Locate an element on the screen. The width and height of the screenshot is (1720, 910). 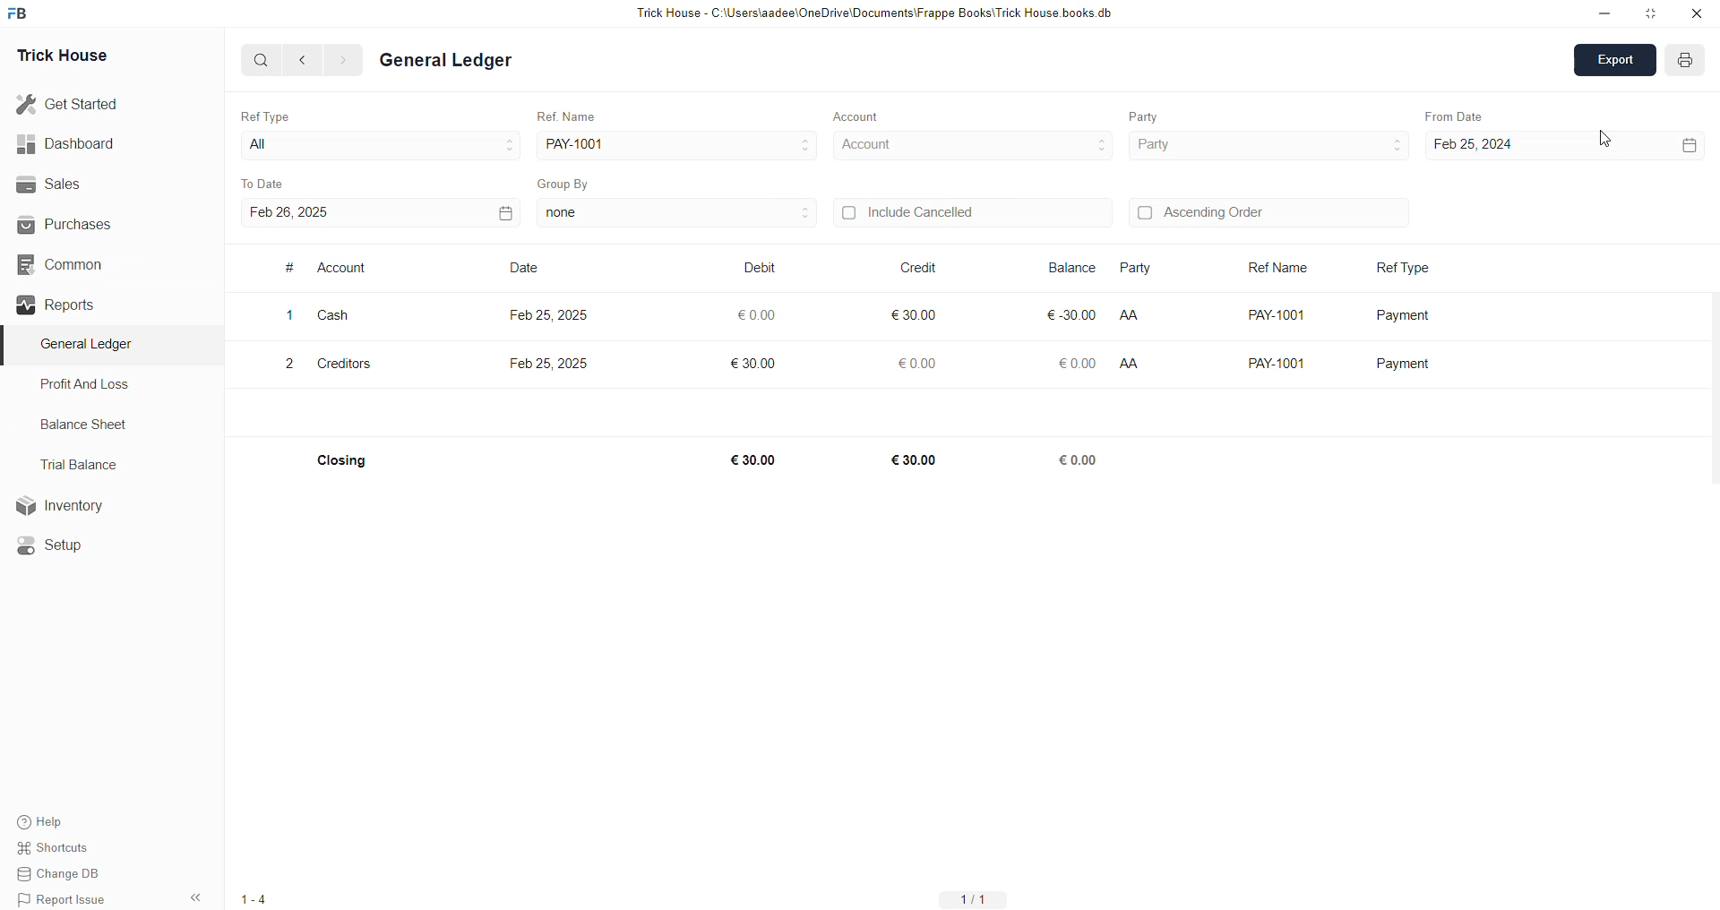
Sales is located at coordinates (47, 182).